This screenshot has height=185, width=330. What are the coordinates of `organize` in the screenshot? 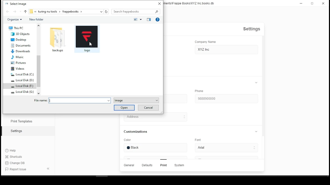 It's located at (14, 20).